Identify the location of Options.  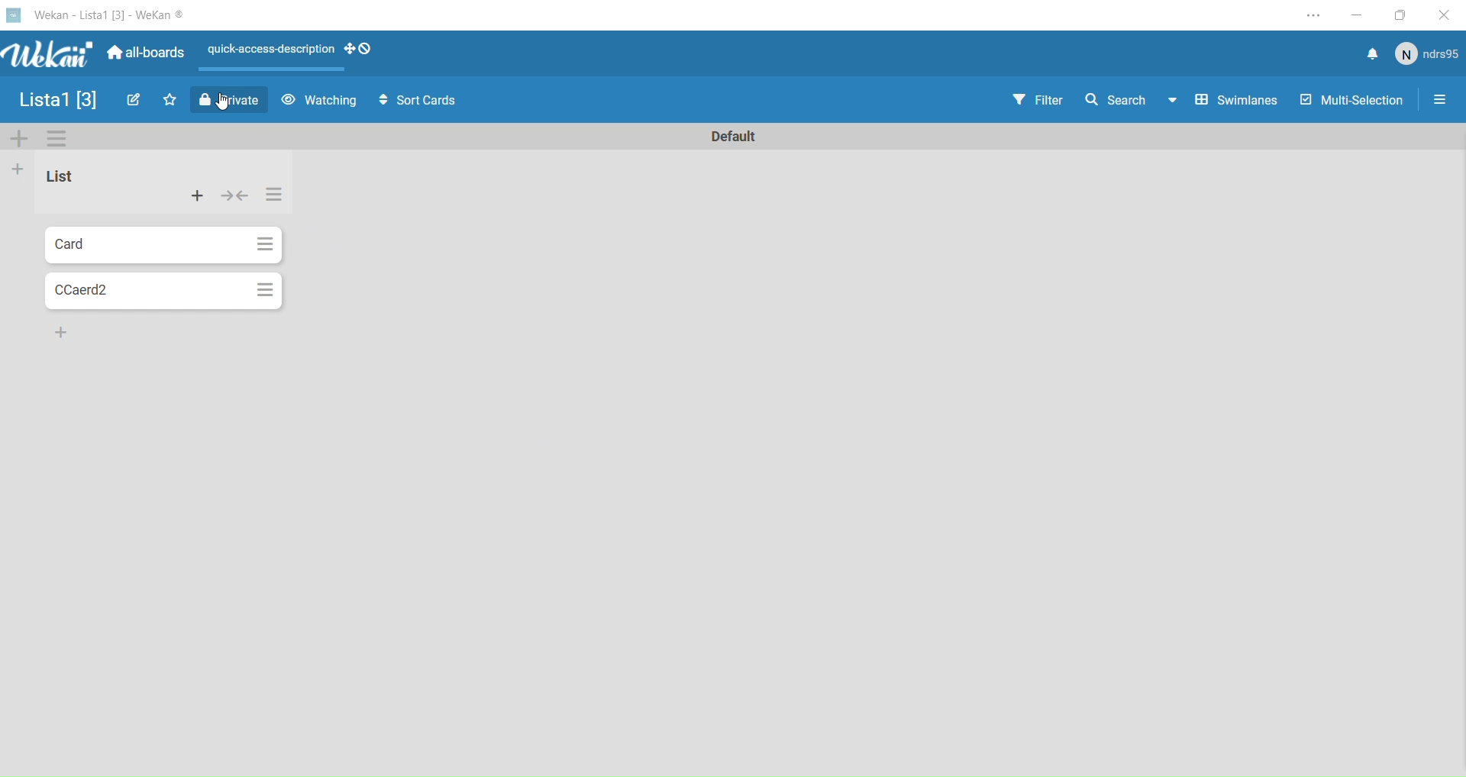
(264, 290).